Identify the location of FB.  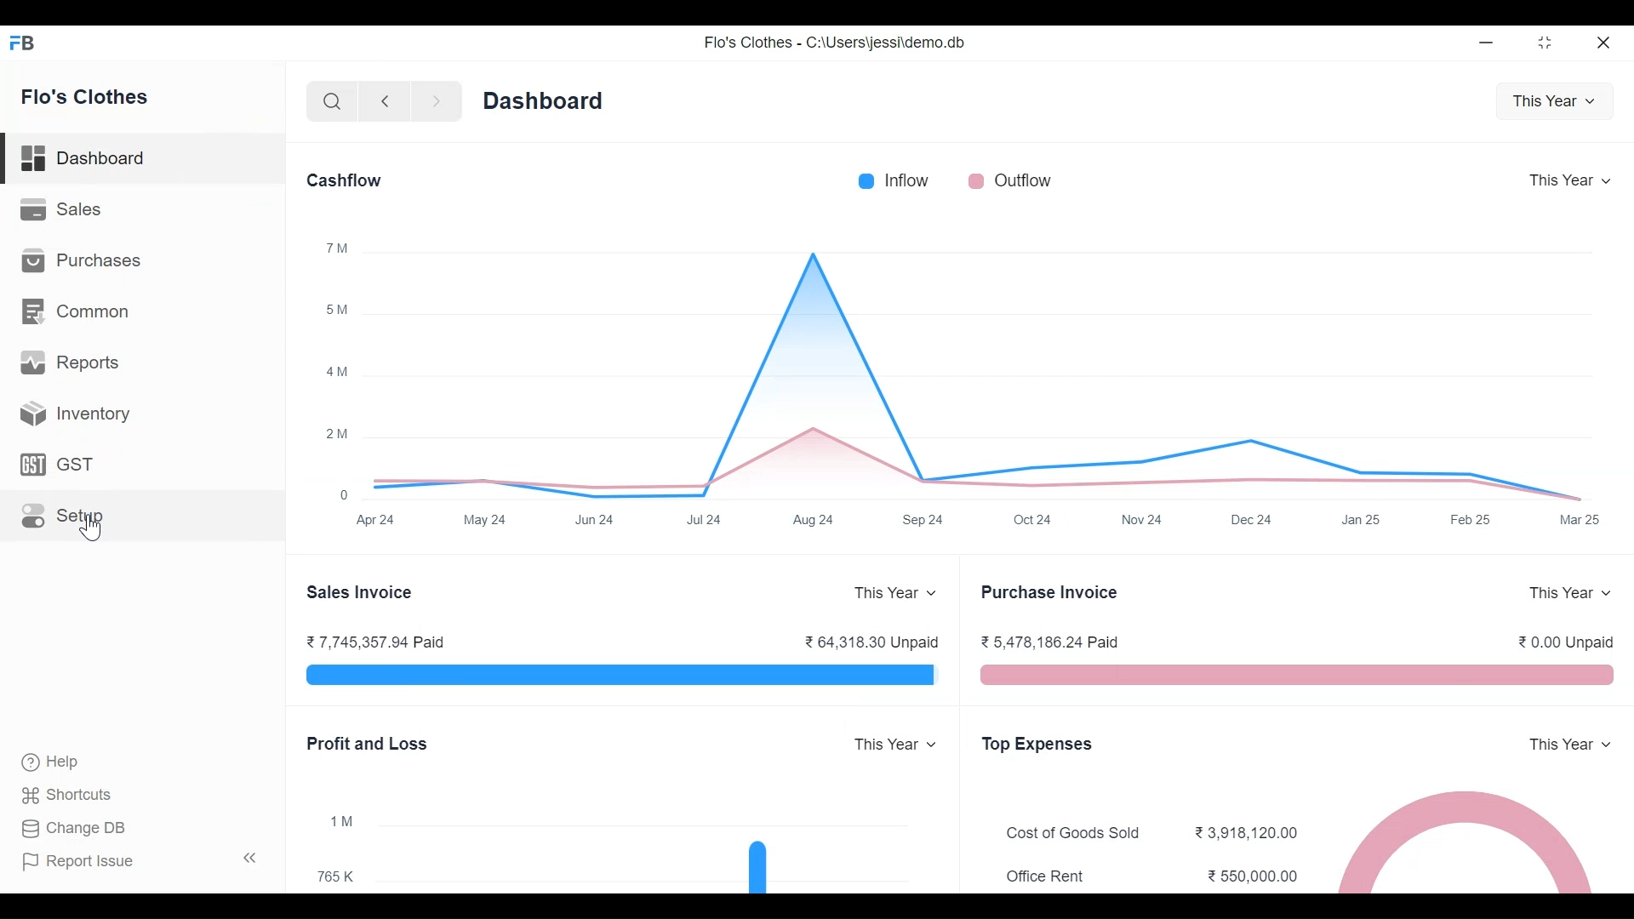
(27, 48).